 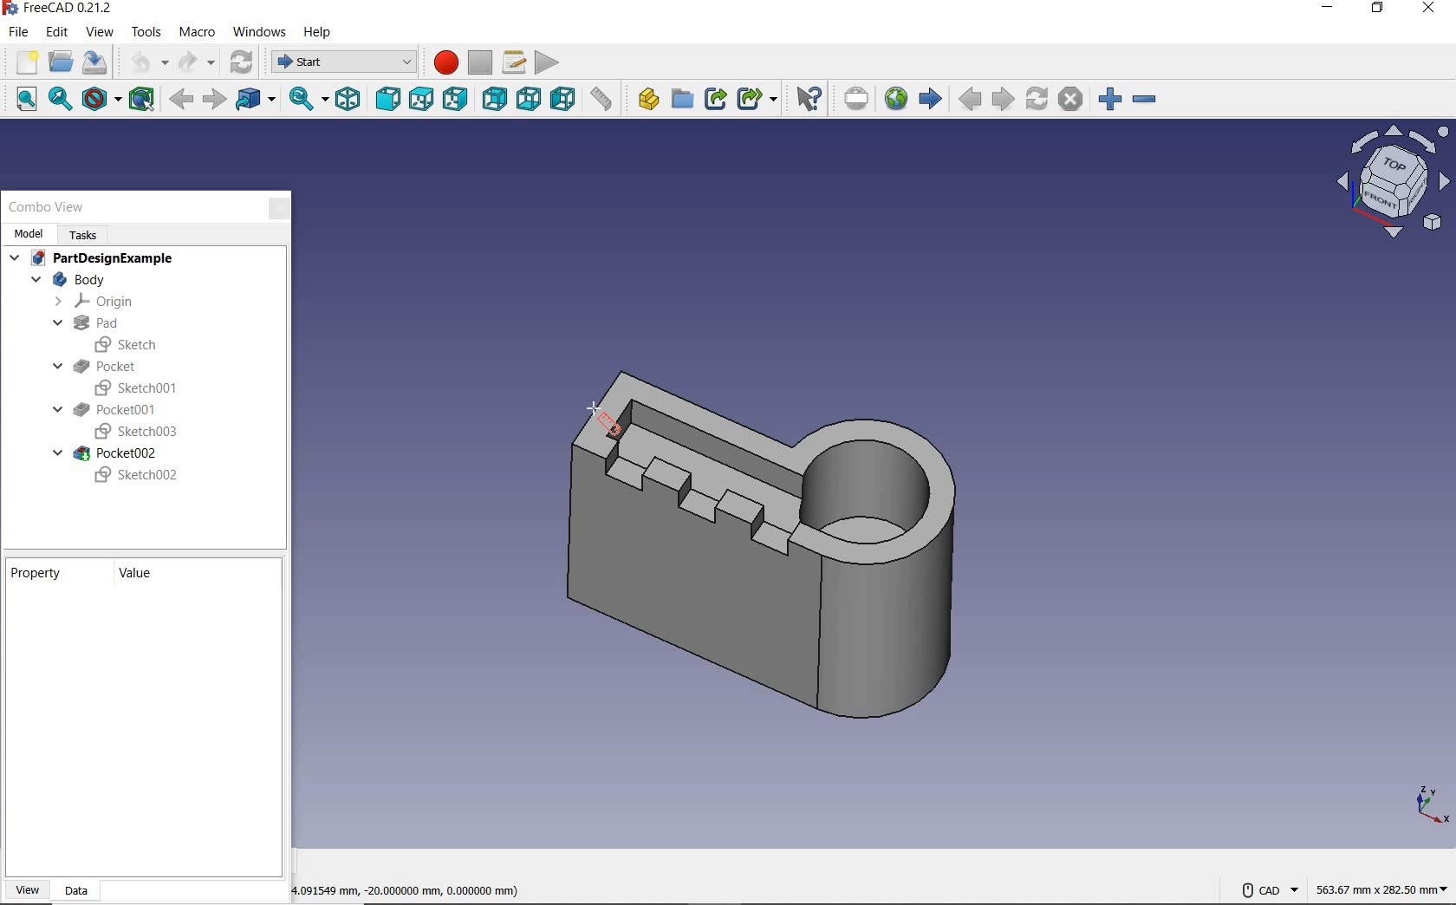 What do you see at coordinates (137, 476) in the screenshot?
I see `SKETCH002` at bounding box center [137, 476].